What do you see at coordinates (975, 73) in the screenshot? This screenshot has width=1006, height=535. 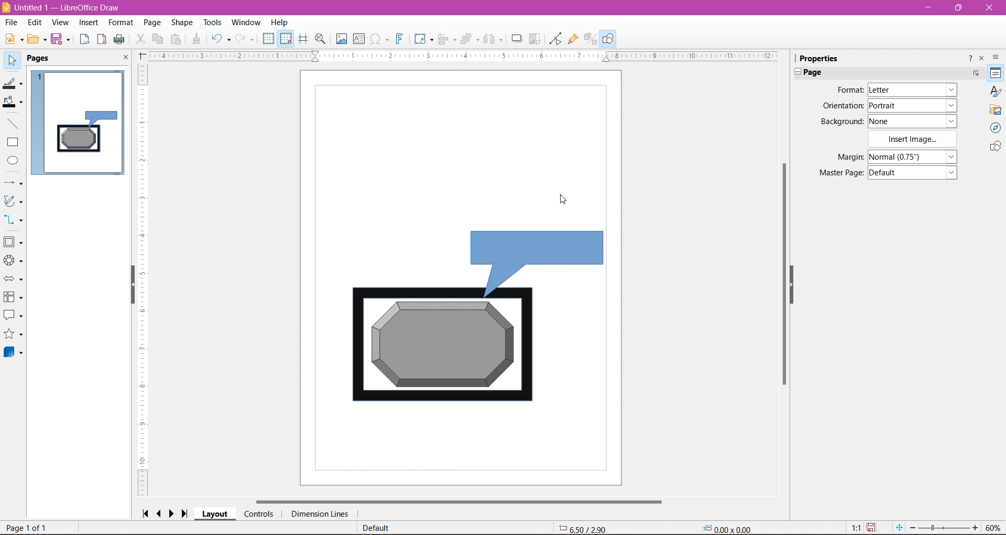 I see `More Options` at bounding box center [975, 73].